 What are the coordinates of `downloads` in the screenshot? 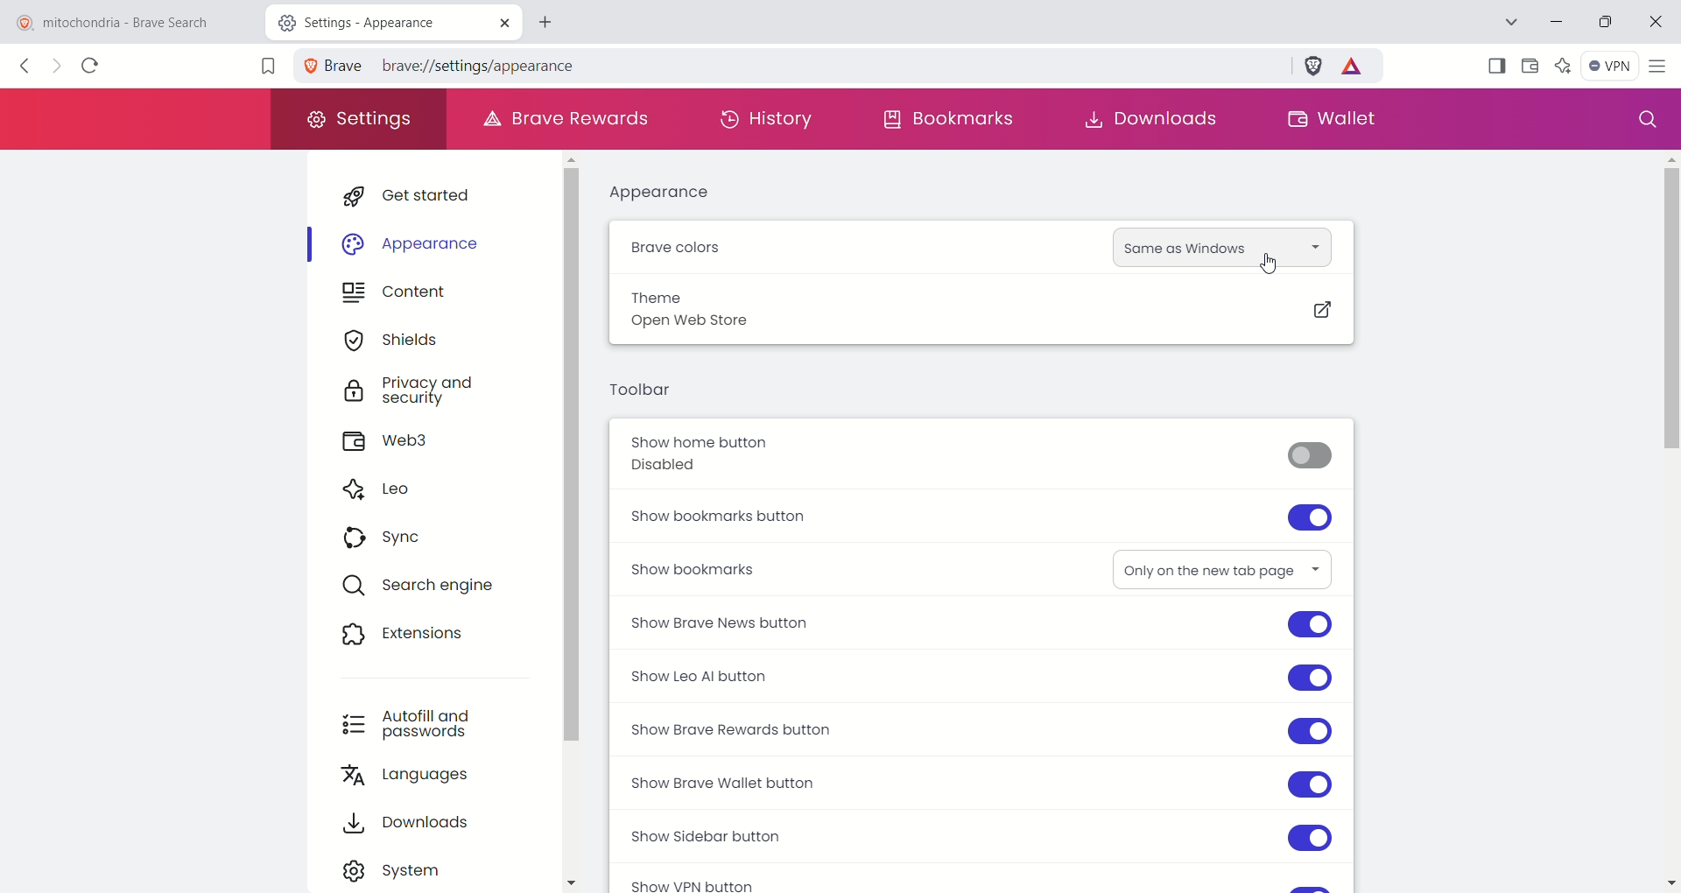 It's located at (417, 823).